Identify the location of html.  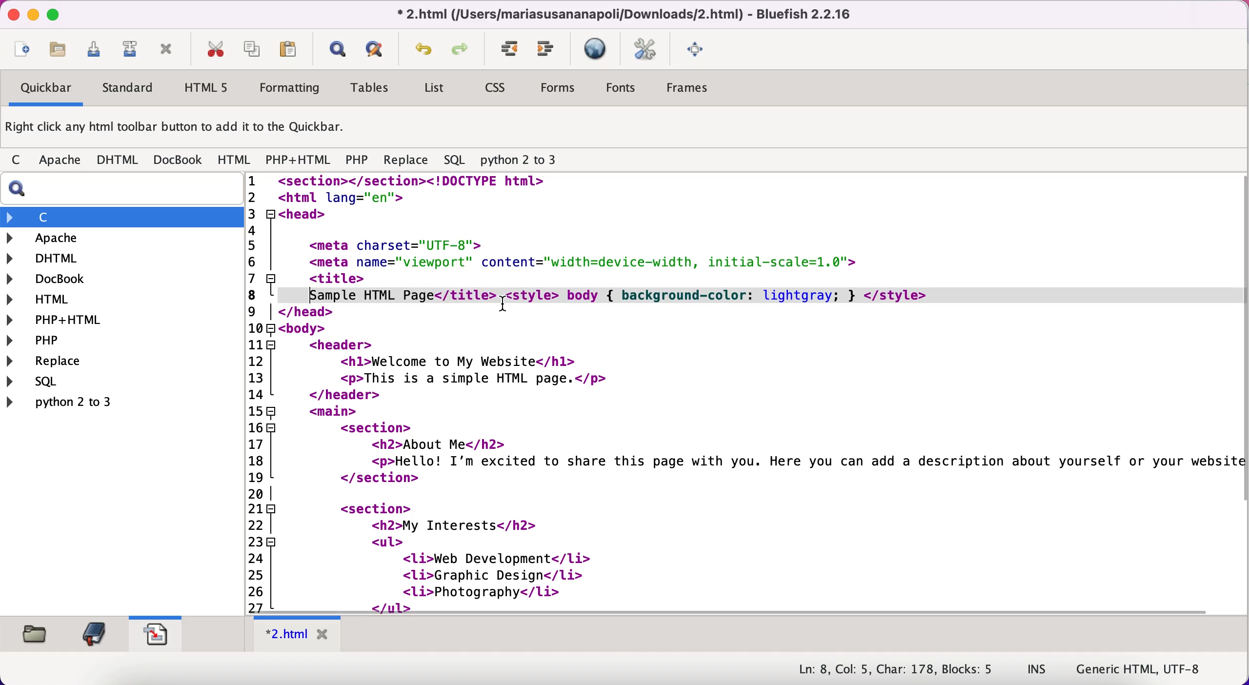
(49, 301).